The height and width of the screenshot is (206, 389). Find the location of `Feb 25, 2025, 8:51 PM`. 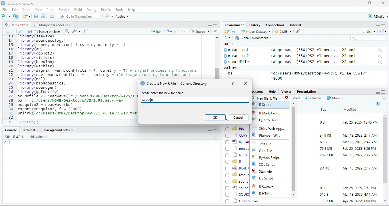

Feb 25, 2025, 8:51 PM is located at coordinates (360, 188).